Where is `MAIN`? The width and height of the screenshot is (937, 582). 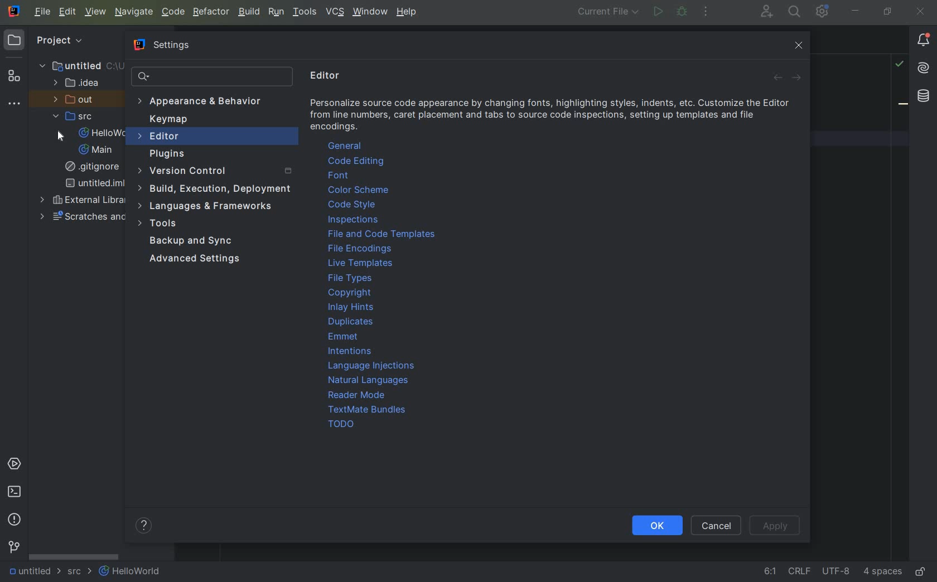
MAIN is located at coordinates (98, 149).